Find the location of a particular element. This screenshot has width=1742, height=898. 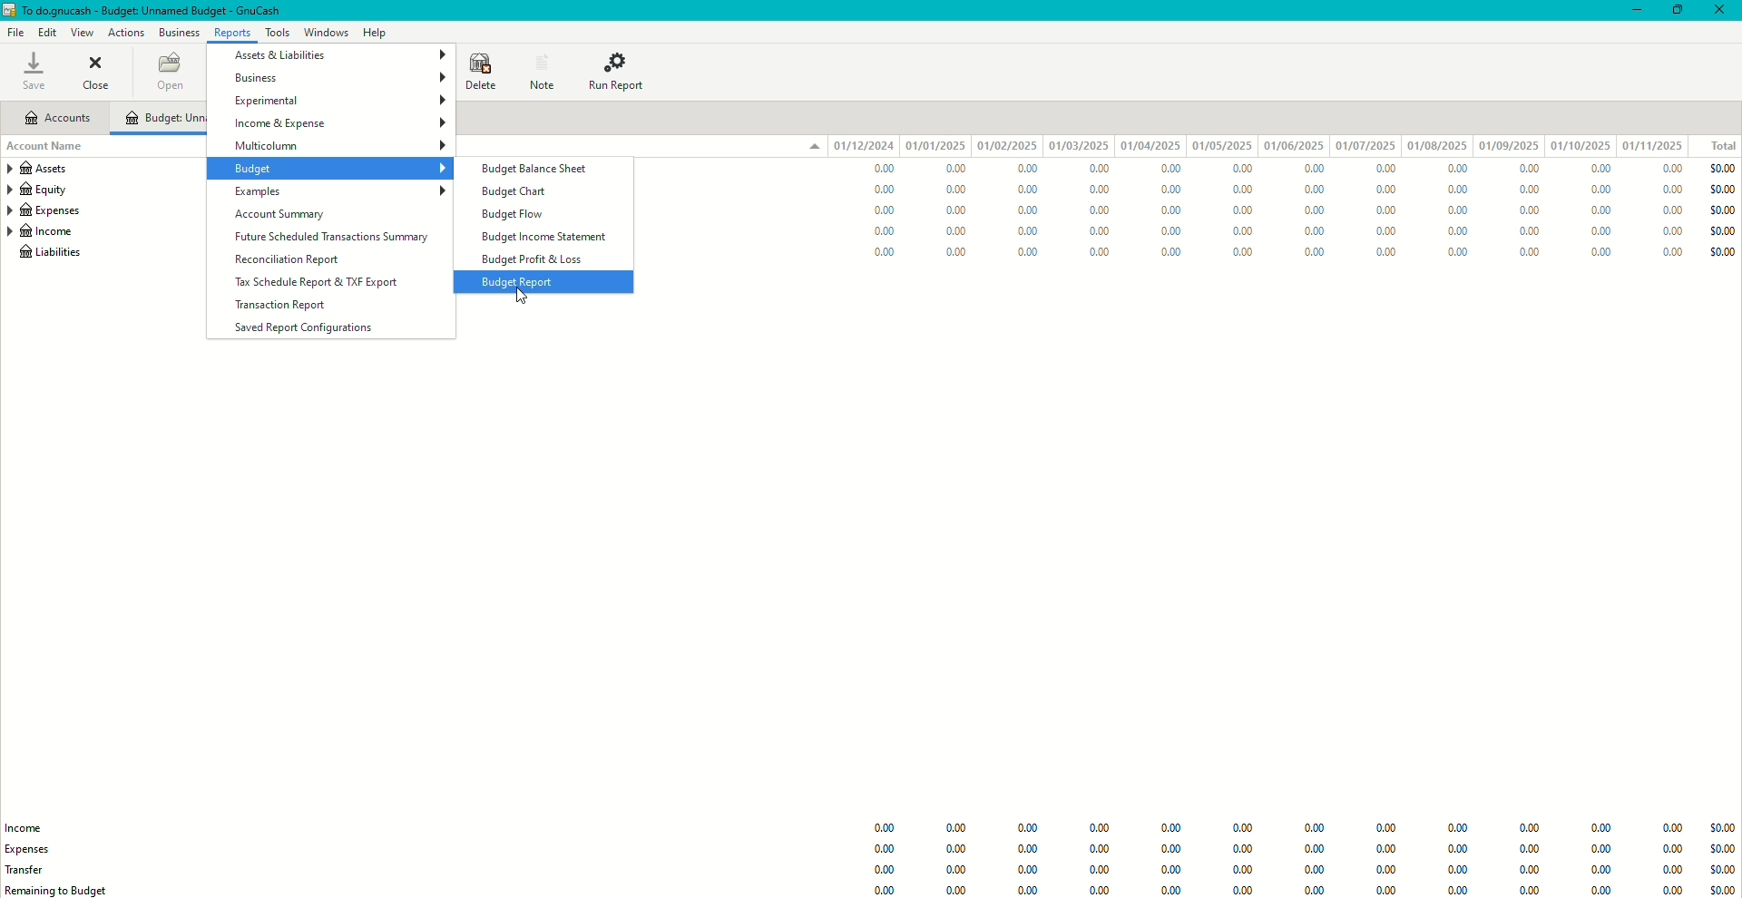

Accounts is located at coordinates (57, 120).